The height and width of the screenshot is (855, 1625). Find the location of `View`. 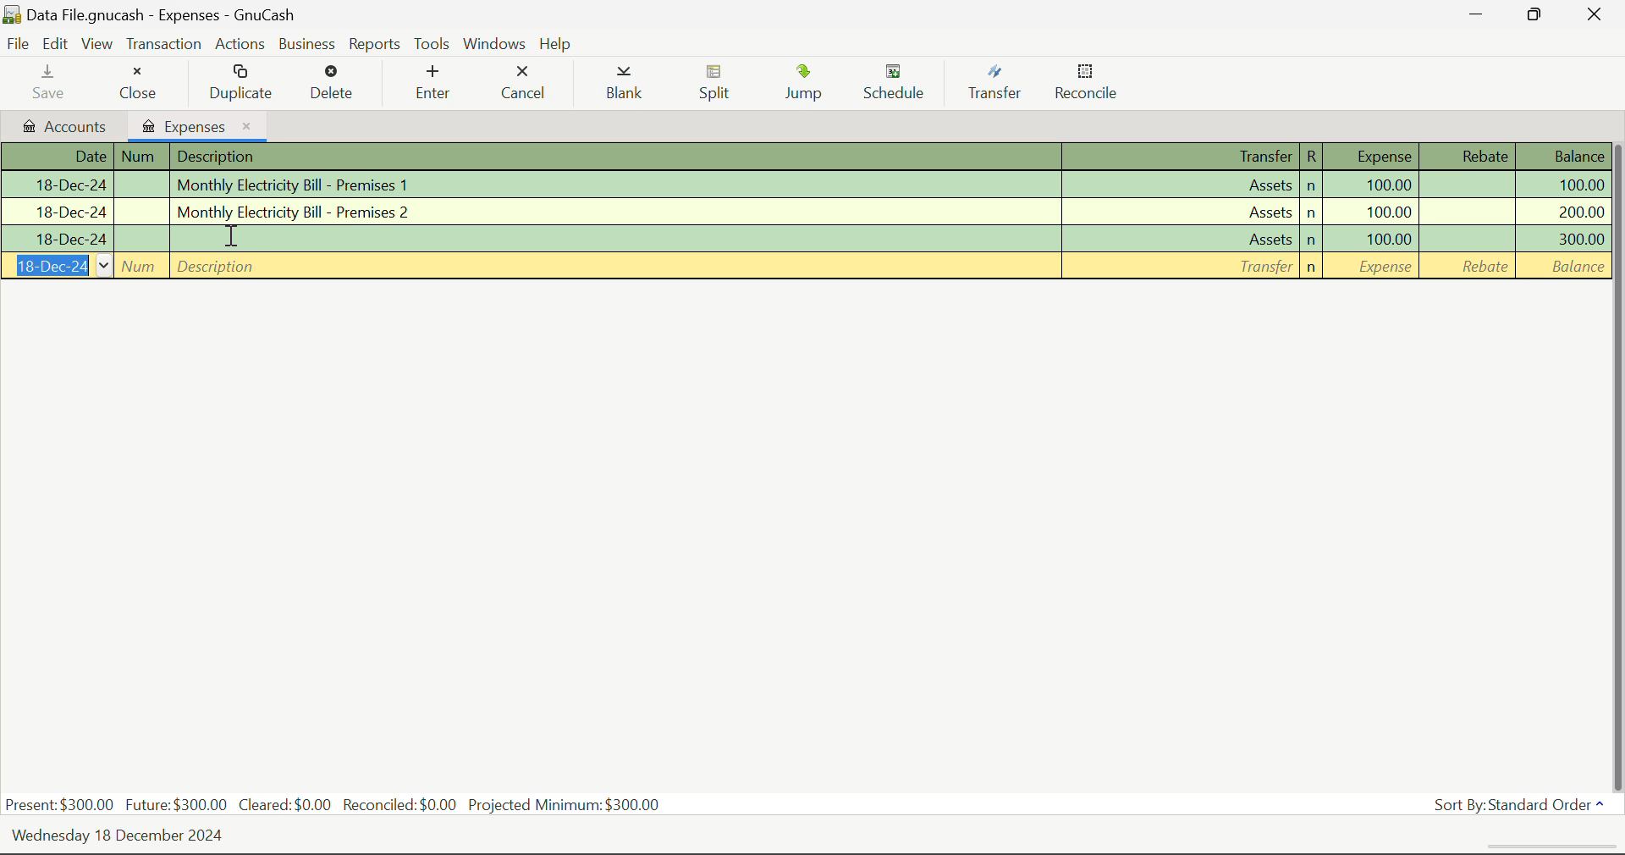

View is located at coordinates (97, 47).